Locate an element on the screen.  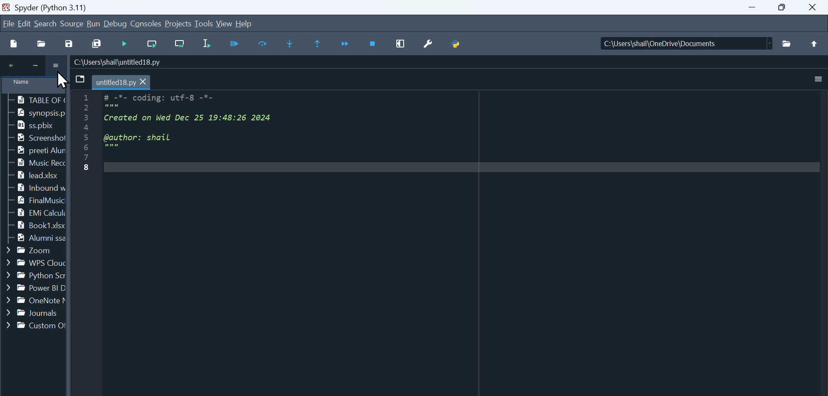
open parent directory is located at coordinates (815, 44).